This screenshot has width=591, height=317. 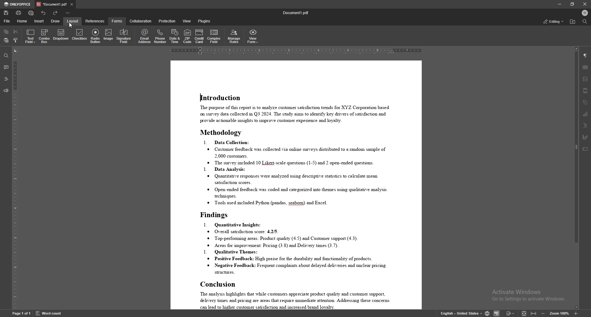 I want to click on save, so click(x=6, y=13).